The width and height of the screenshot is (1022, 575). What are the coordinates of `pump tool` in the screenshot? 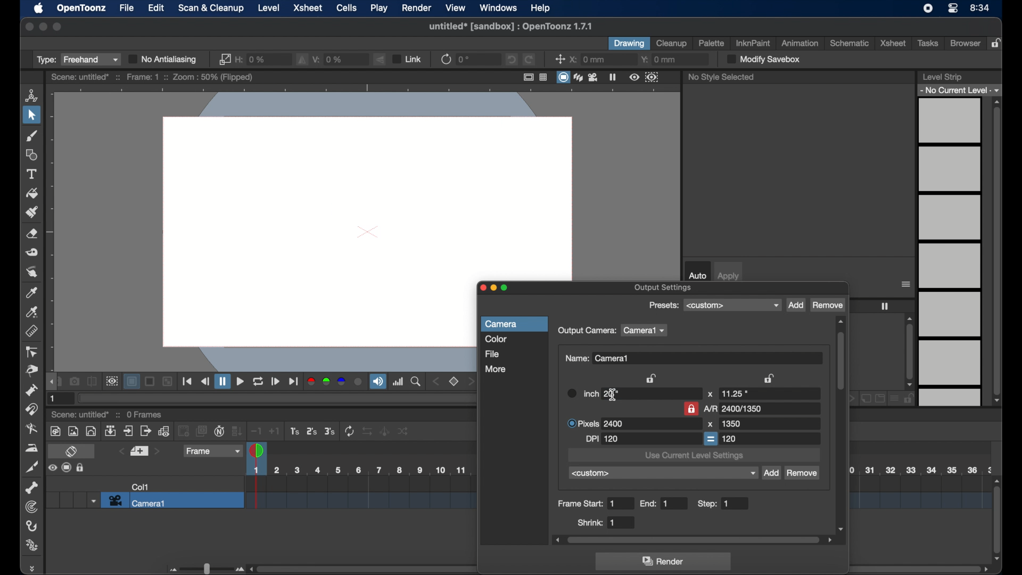 It's located at (30, 390).